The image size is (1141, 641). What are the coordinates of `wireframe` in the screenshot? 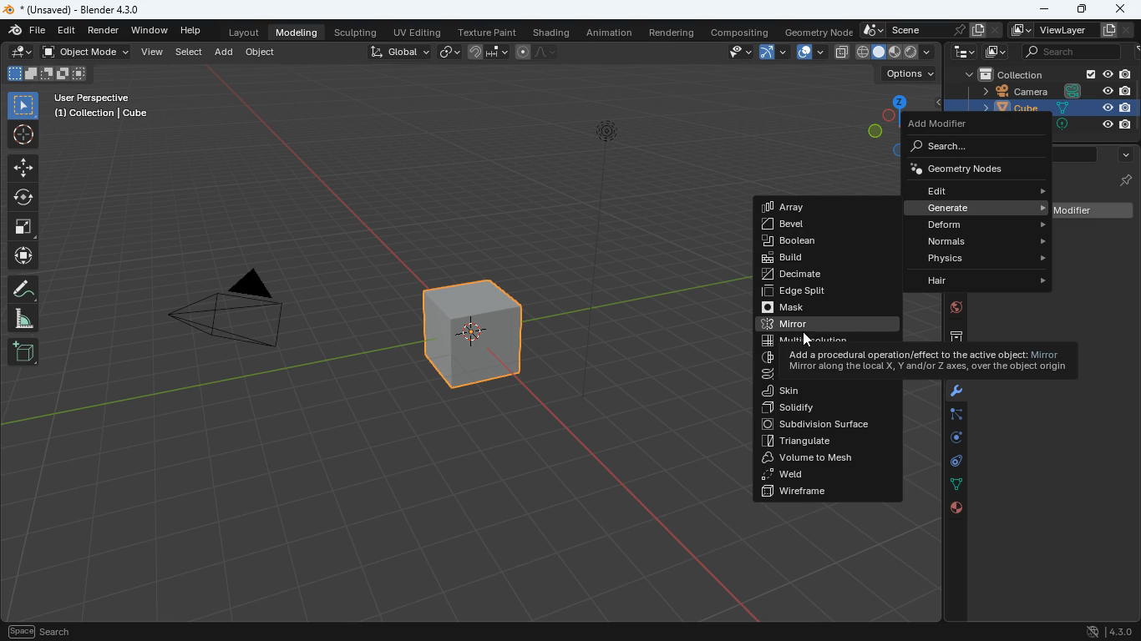 It's located at (819, 492).